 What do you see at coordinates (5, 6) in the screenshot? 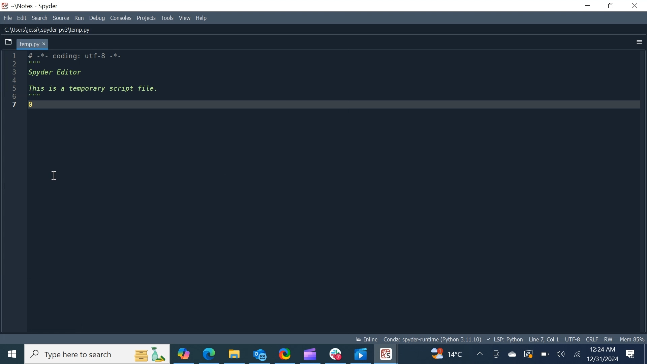
I see `Spyder Desktop Icon` at bounding box center [5, 6].